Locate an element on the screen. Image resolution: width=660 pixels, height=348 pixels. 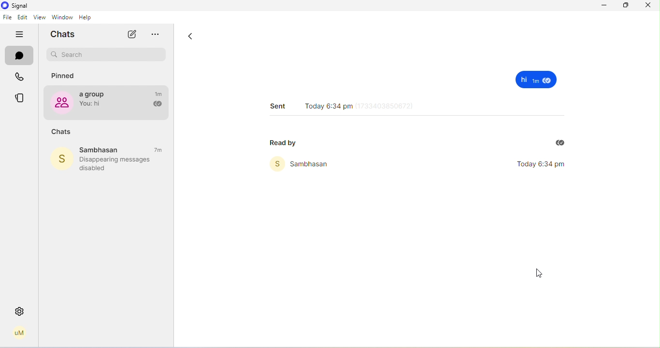
read by is located at coordinates (287, 142).